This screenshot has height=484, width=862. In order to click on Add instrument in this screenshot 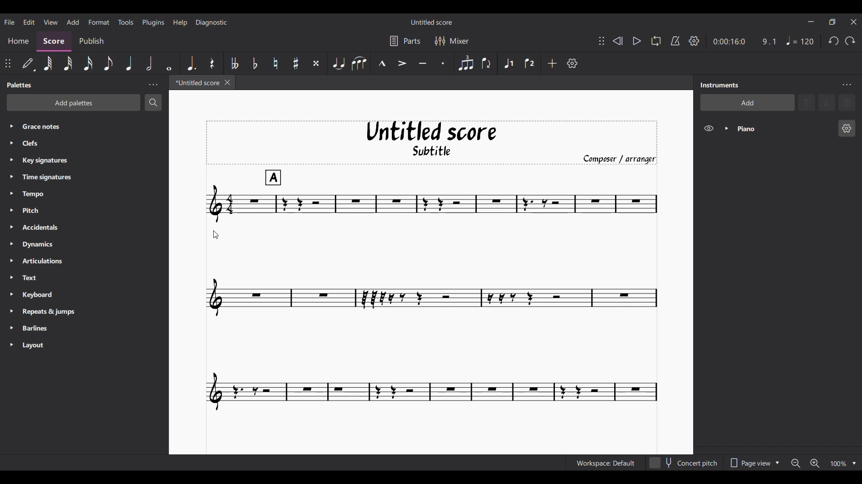, I will do `click(748, 103)`.